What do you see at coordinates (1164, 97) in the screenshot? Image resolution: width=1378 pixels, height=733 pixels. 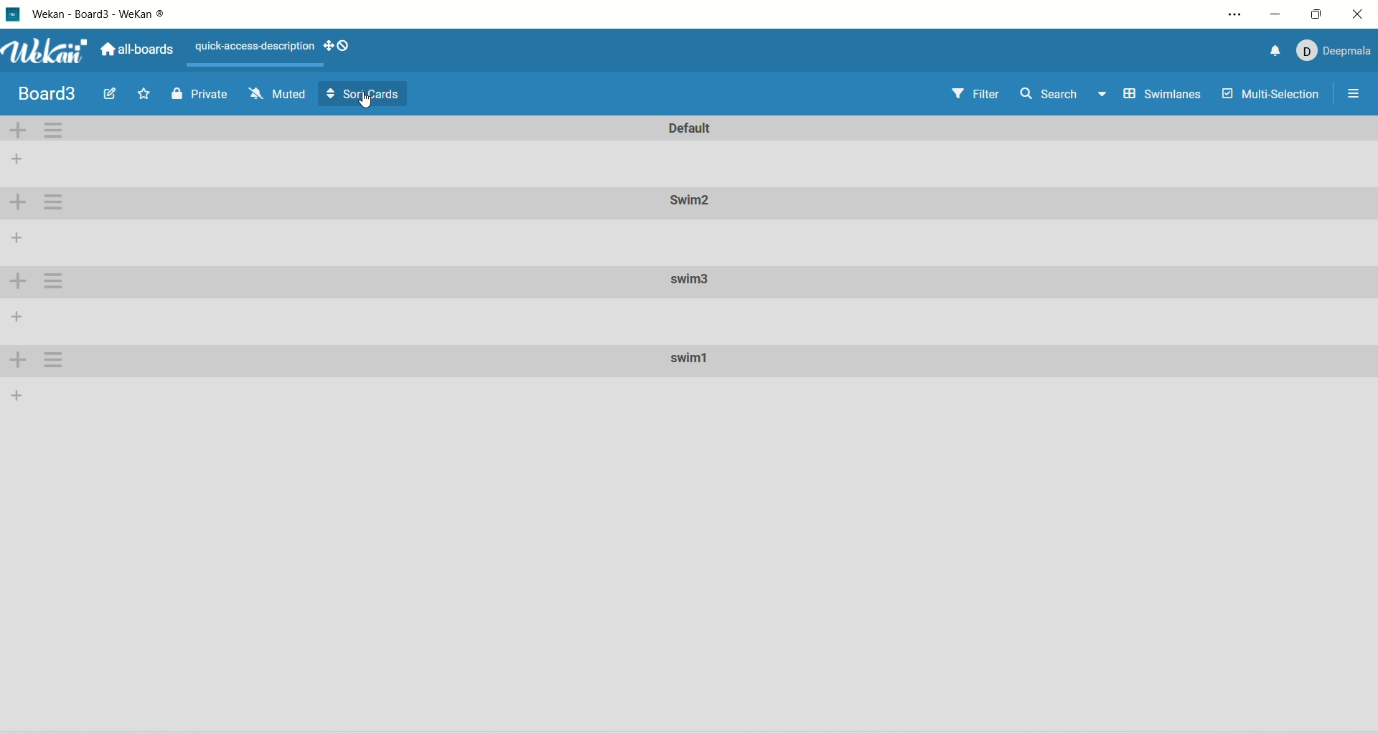 I see `swimlanes` at bounding box center [1164, 97].